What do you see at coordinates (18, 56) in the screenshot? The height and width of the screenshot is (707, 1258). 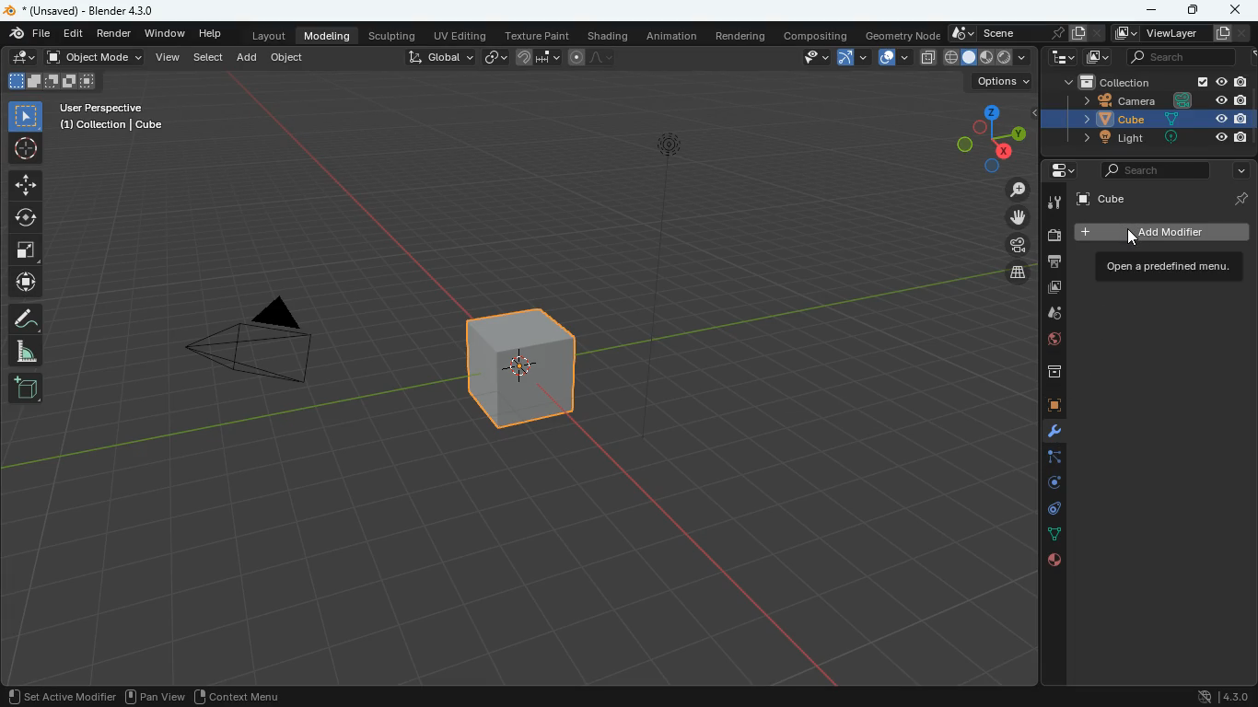 I see `edit` at bounding box center [18, 56].